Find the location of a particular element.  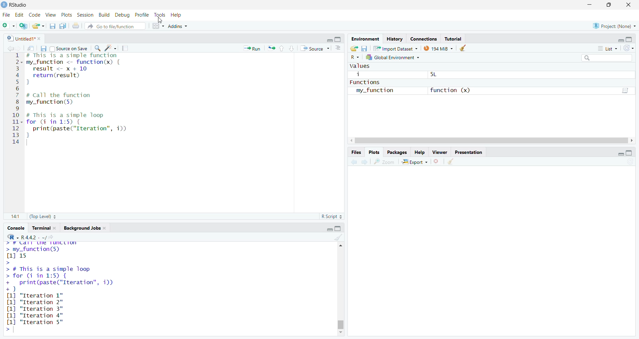

connections is located at coordinates (423, 38).